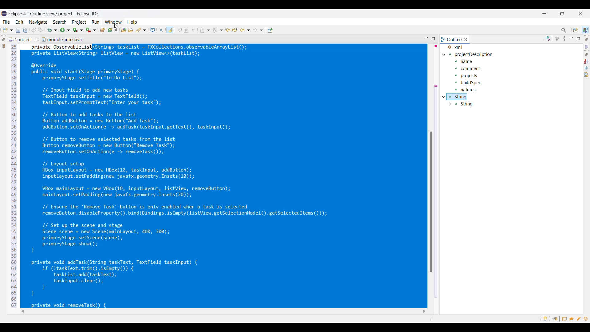 This screenshot has width=590, height=332. I want to click on Minimize, so click(571, 38).